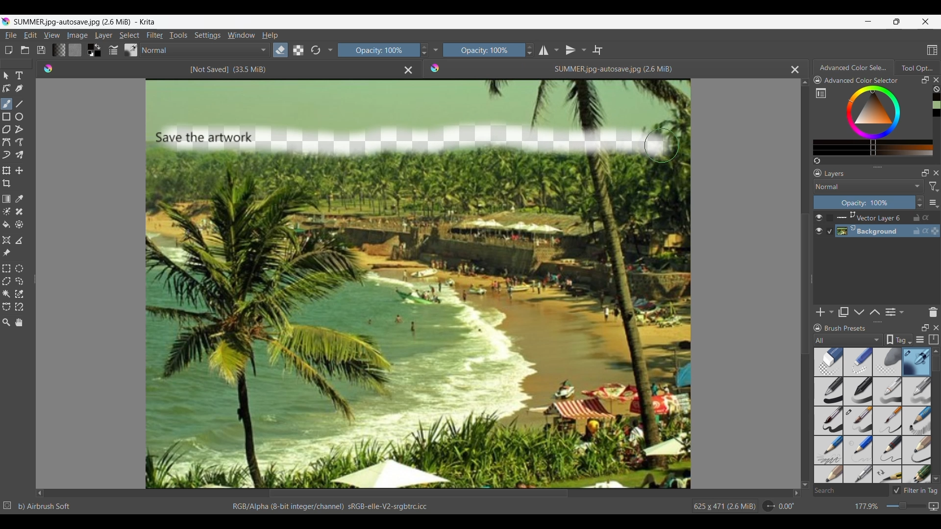  What do you see at coordinates (6, 240) in the screenshot?
I see `Assistant tool` at bounding box center [6, 240].